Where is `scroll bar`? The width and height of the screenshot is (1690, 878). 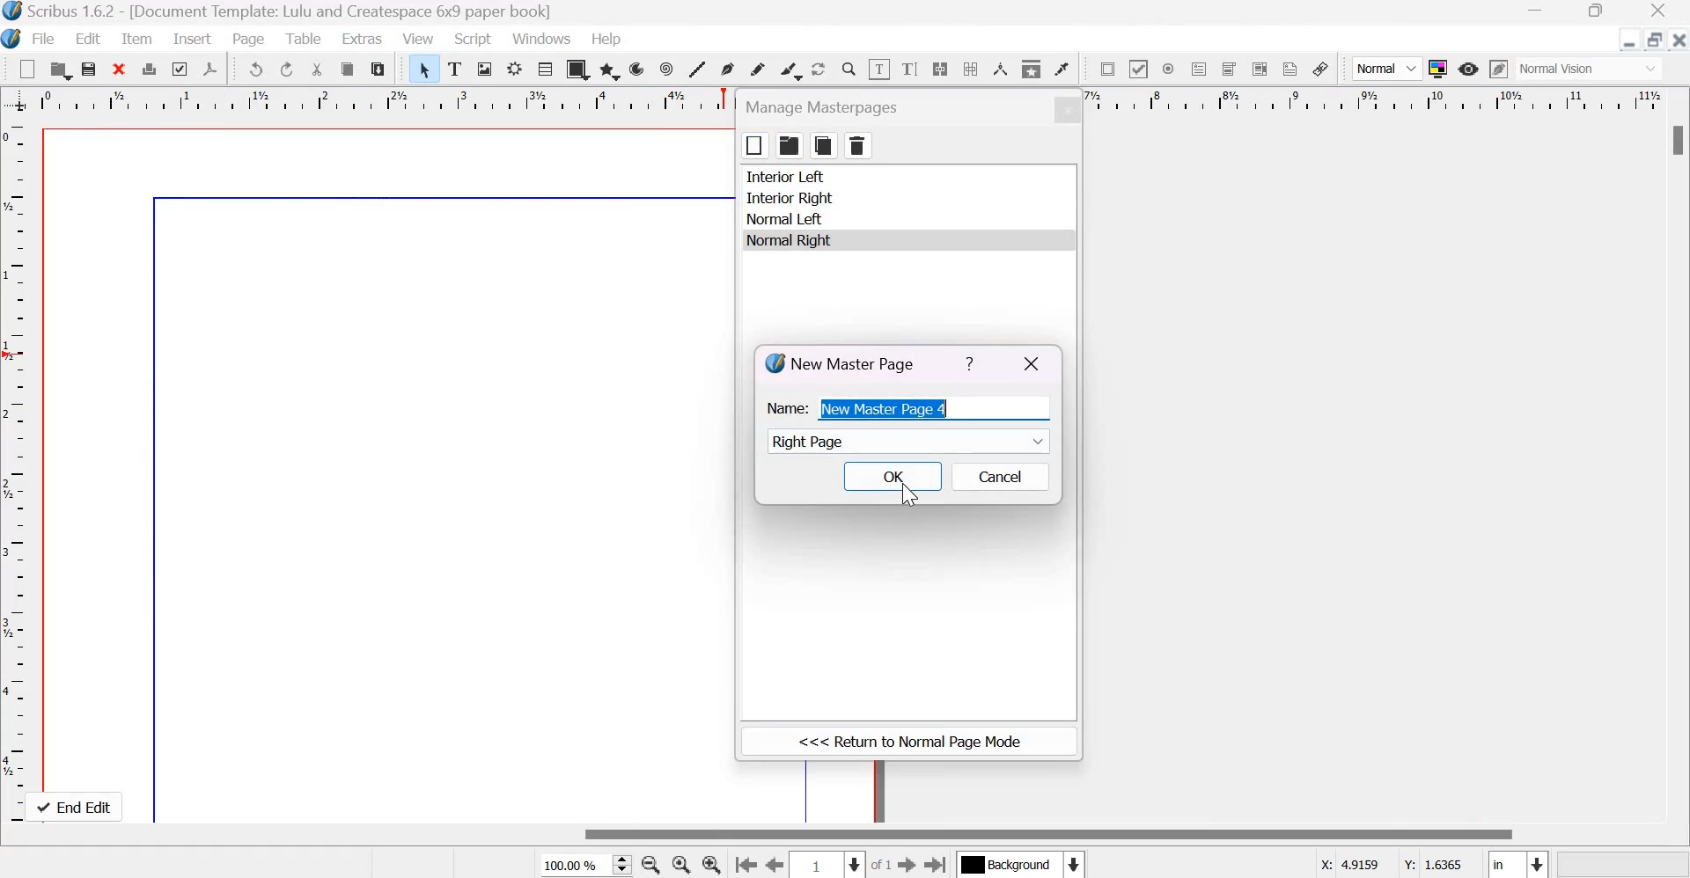
scroll bar is located at coordinates (1677, 141).